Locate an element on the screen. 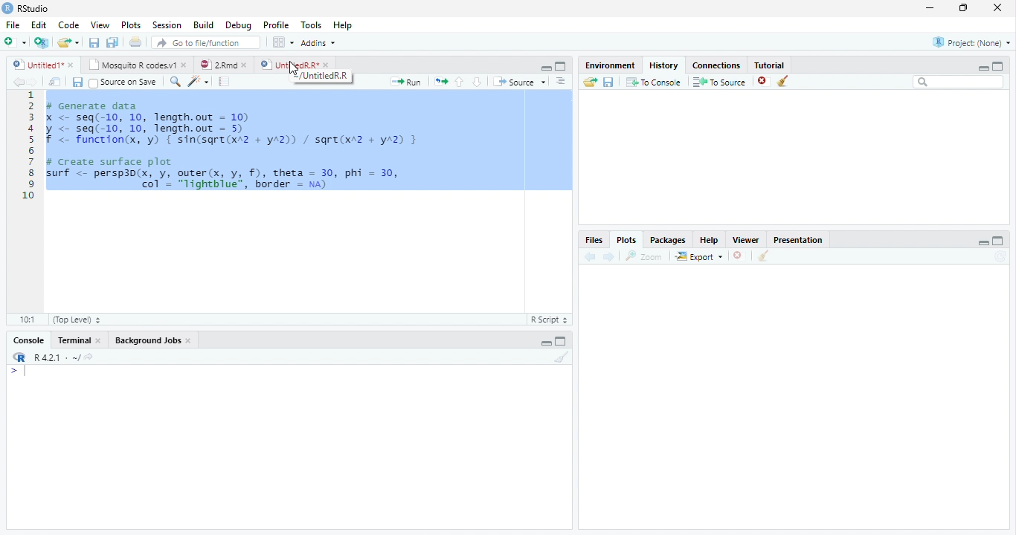 Image resolution: width=1016 pixels, height=535 pixels. Load history from an existing file is located at coordinates (589, 82).